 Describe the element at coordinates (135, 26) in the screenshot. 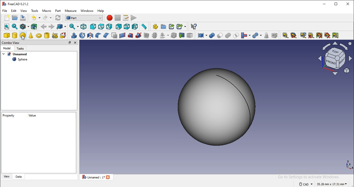

I see `left` at that location.